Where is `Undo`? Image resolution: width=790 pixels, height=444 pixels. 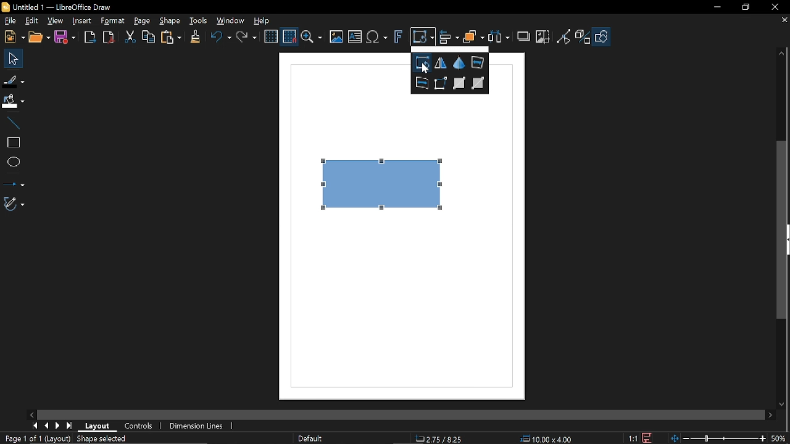
Undo is located at coordinates (219, 39).